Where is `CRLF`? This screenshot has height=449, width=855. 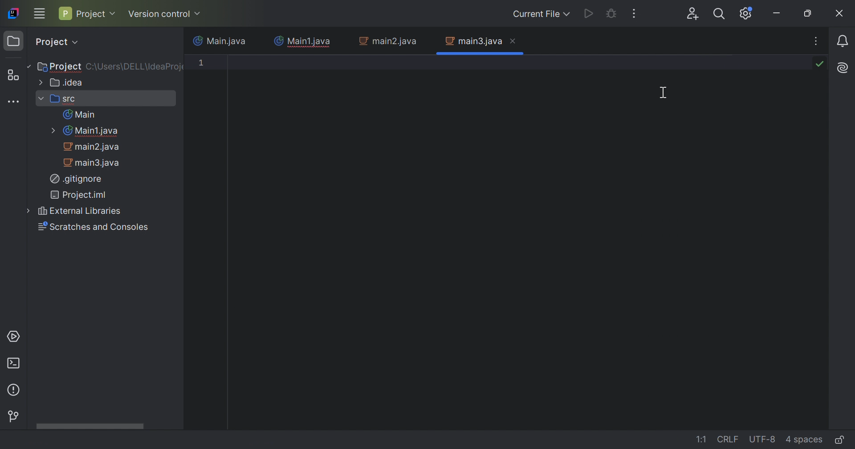 CRLF is located at coordinates (728, 441).